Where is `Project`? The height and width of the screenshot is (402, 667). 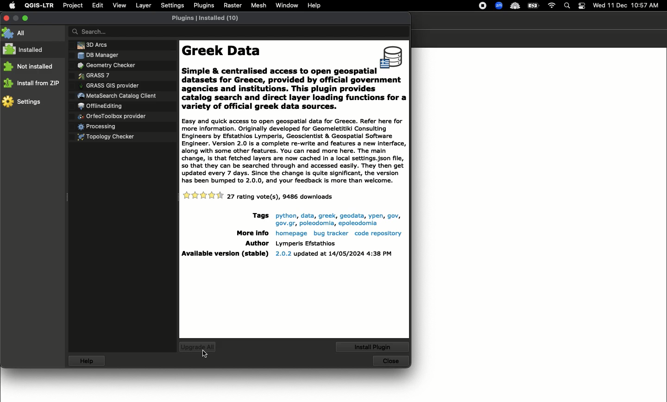
Project is located at coordinates (73, 6).